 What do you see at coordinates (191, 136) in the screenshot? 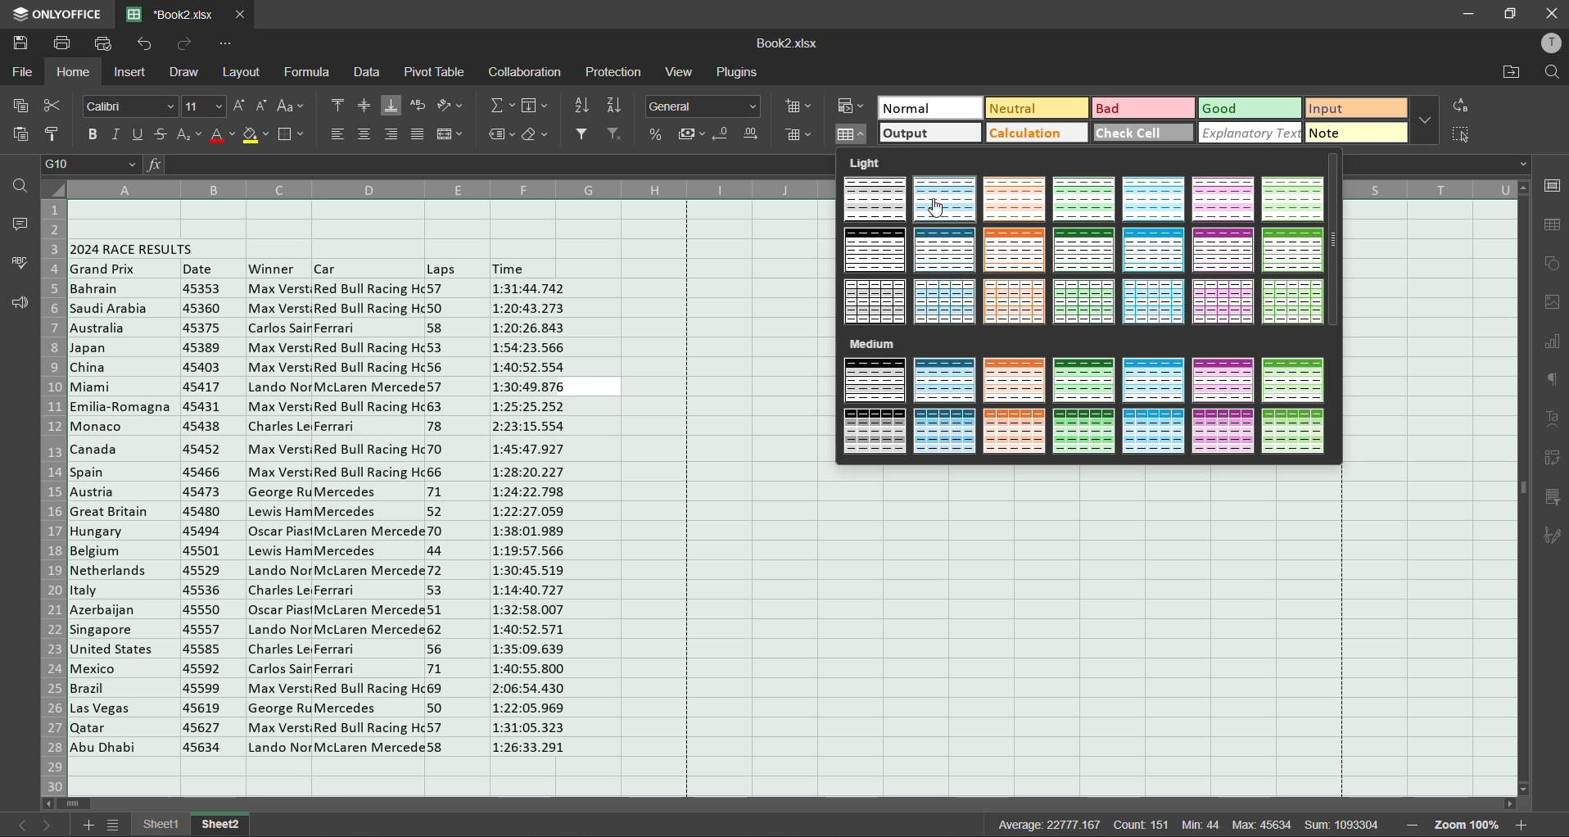
I see `sub/superscript` at bounding box center [191, 136].